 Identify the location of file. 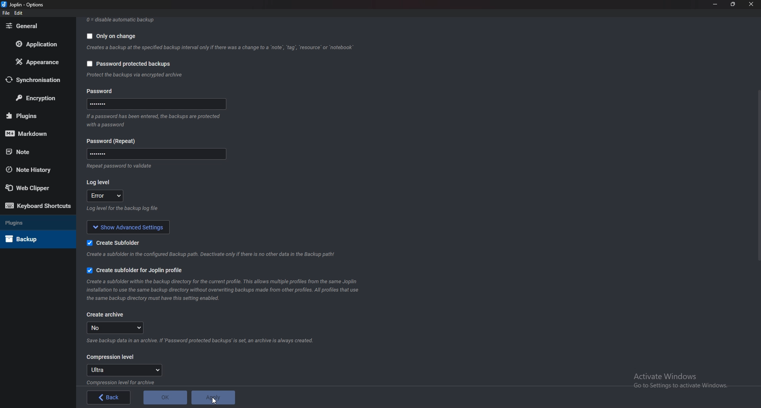
(6, 13).